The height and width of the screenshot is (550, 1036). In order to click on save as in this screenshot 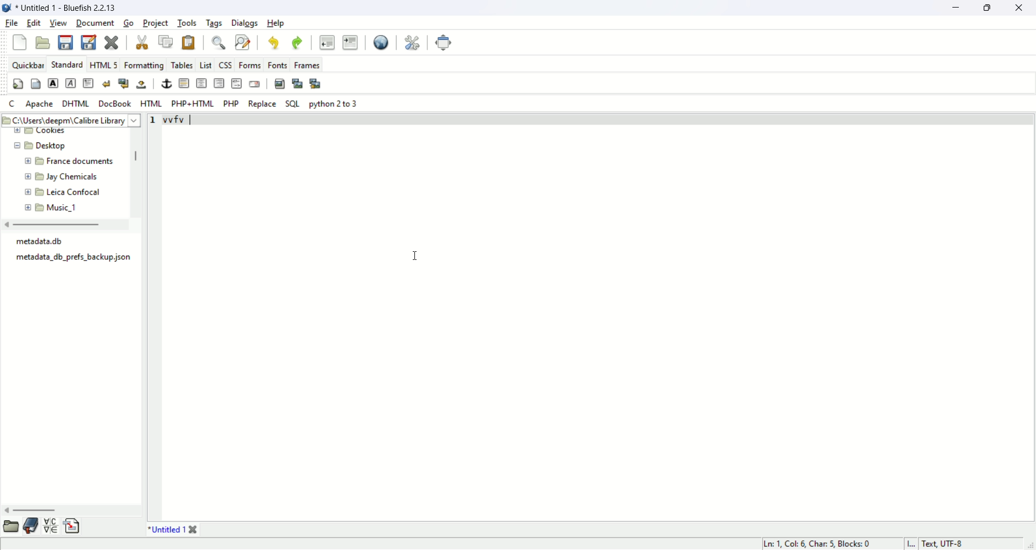, I will do `click(87, 42)`.